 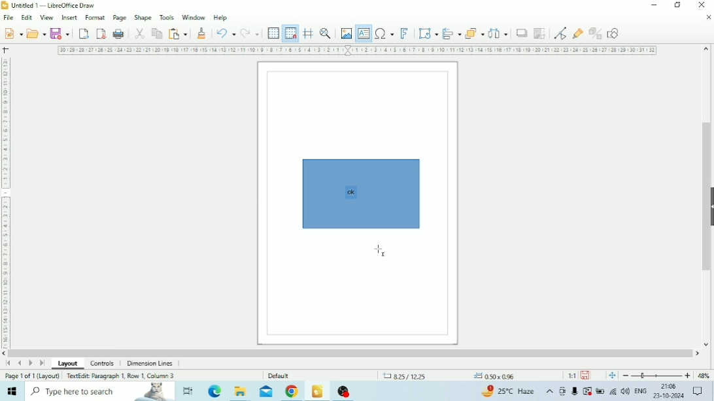 What do you see at coordinates (5, 5) in the screenshot?
I see `Logo` at bounding box center [5, 5].